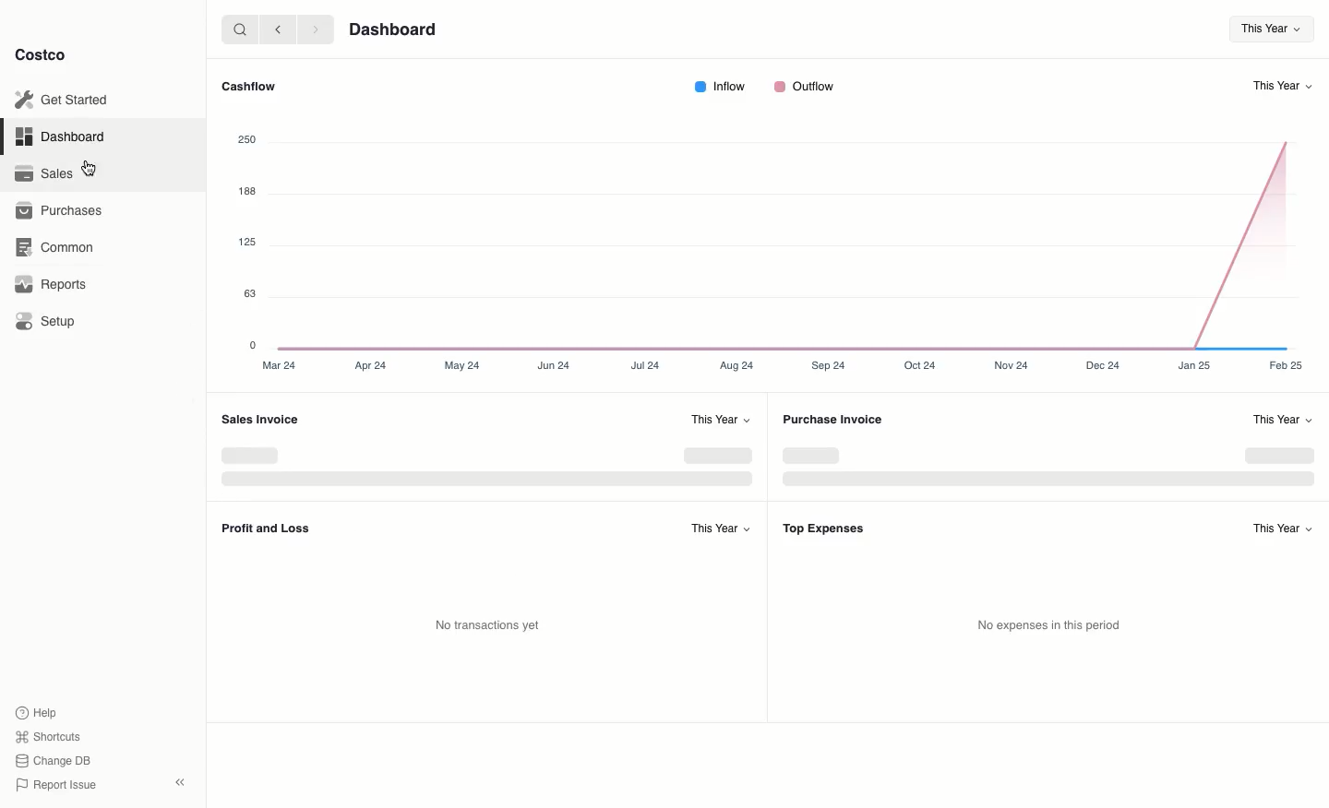 Image resolution: width=1329 pixels, height=808 pixels. Describe the element at coordinates (1046, 464) in the screenshot. I see `Graph` at that location.